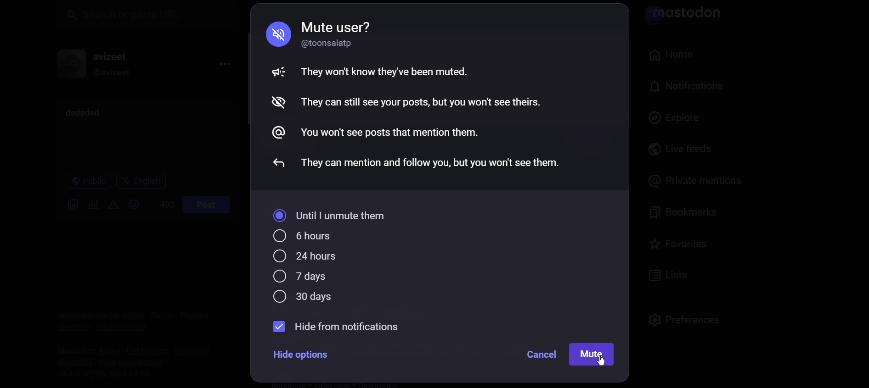 Image resolution: width=869 pixels, height=388 pixels. Describe the element at coordinates (675, 120) in the screenshot. I see `explore ` at that location.